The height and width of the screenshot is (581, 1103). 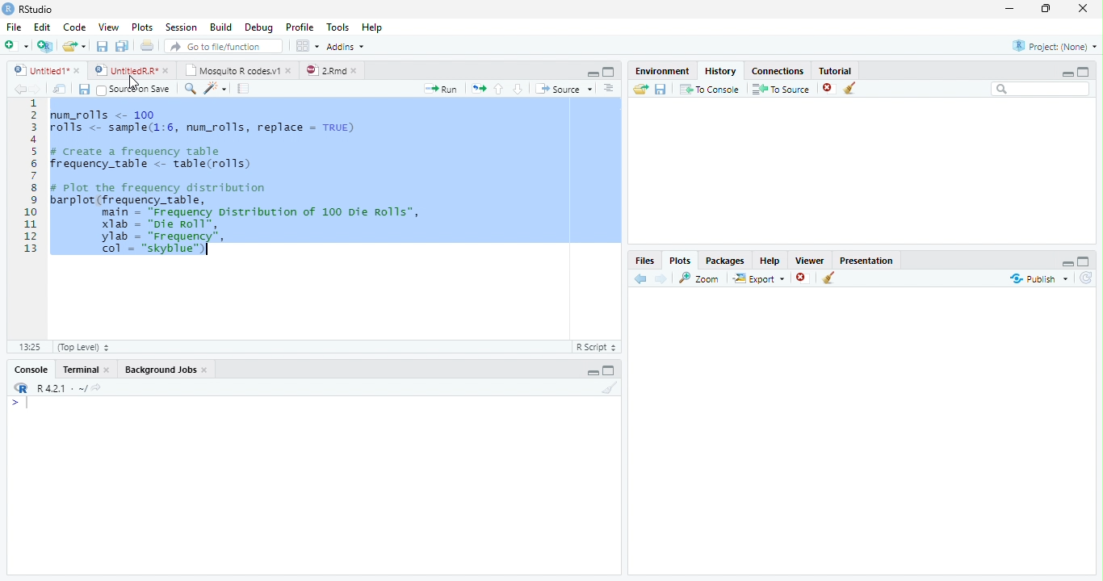 What do you see at coordinates (46, 70) in the screenshot?
I see `Ungitied1*` at bounding box center [46, 70].